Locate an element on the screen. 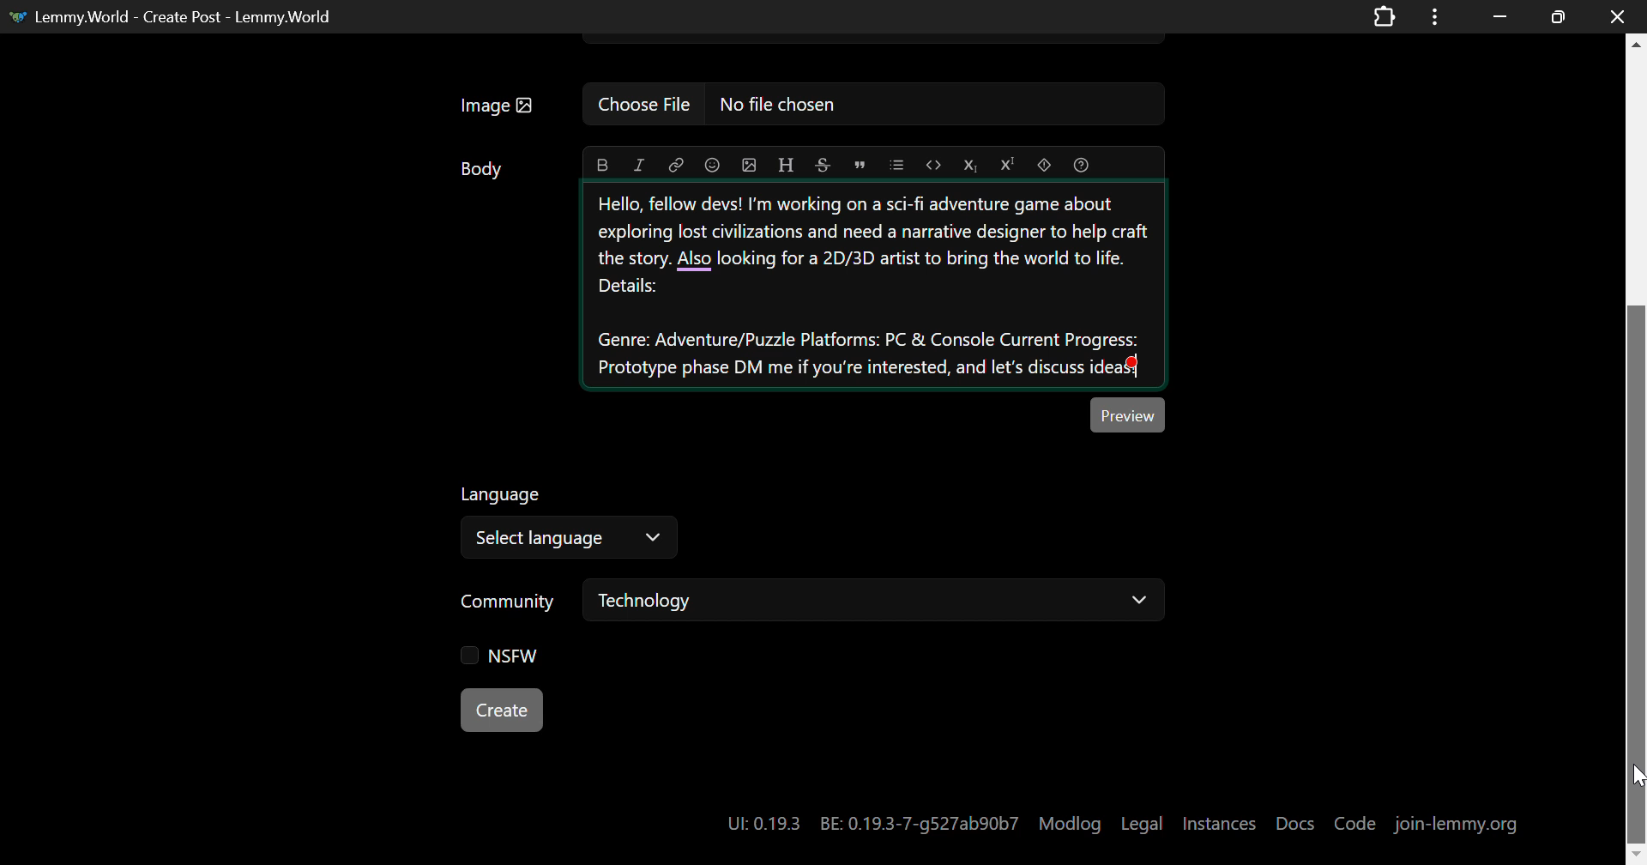 The width and height of the screenshot is (1647, 865). Image: No file chosen is located at coordinates (806, 105).